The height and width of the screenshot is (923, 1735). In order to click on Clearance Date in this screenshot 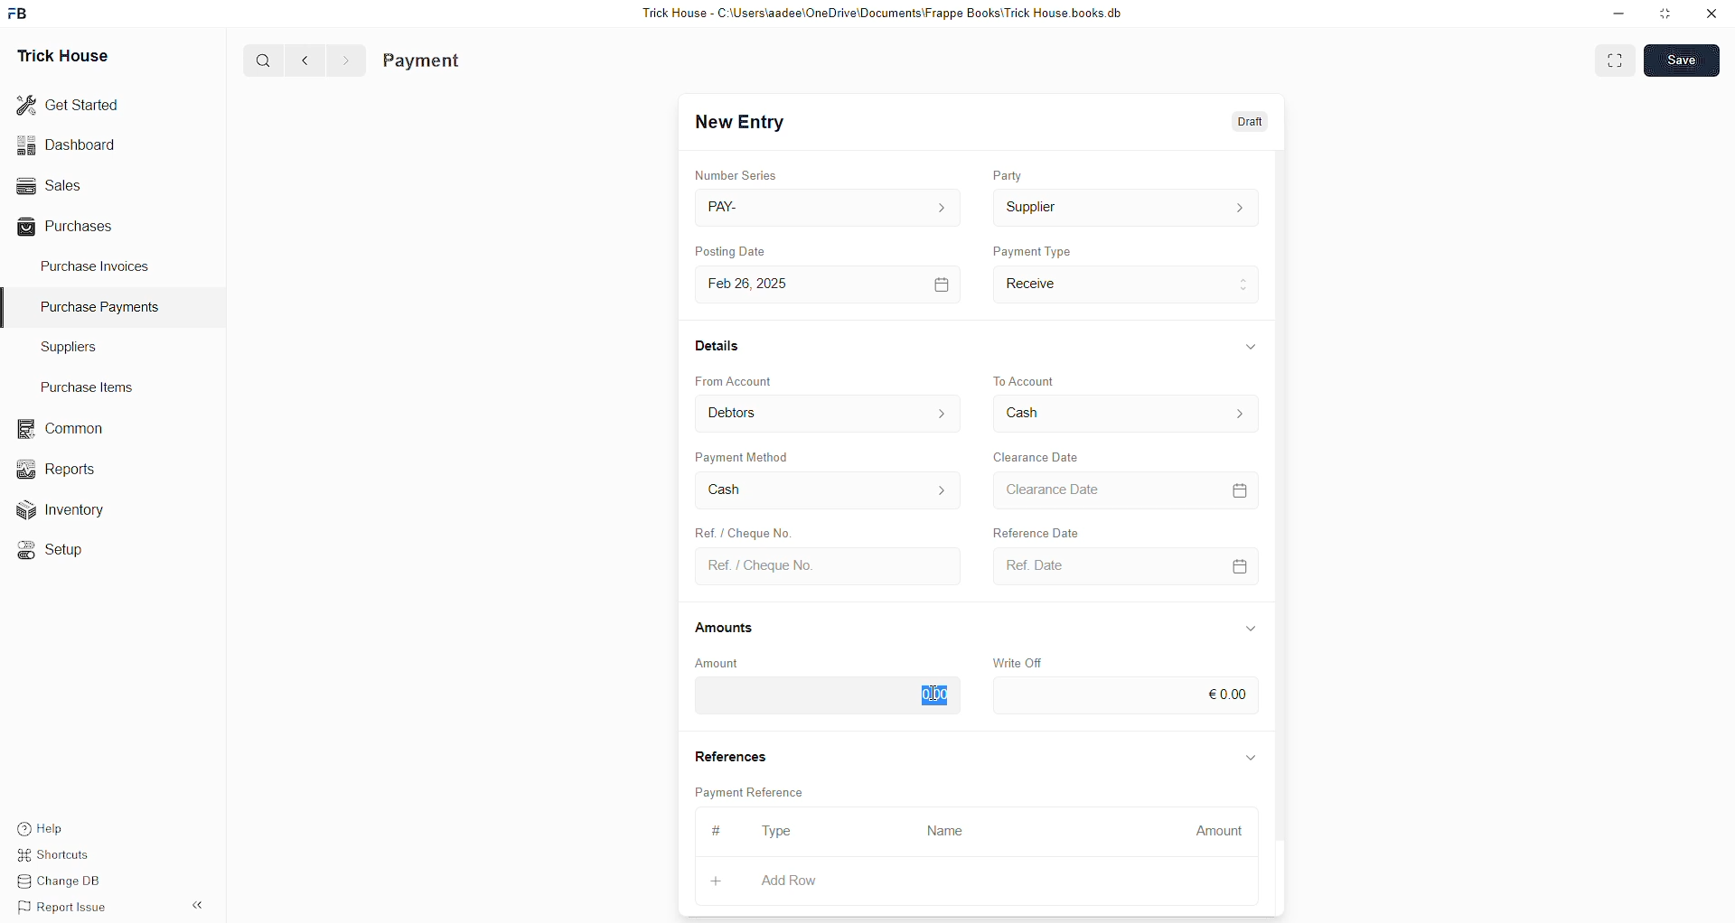, I will do `click(1038, 455)`.